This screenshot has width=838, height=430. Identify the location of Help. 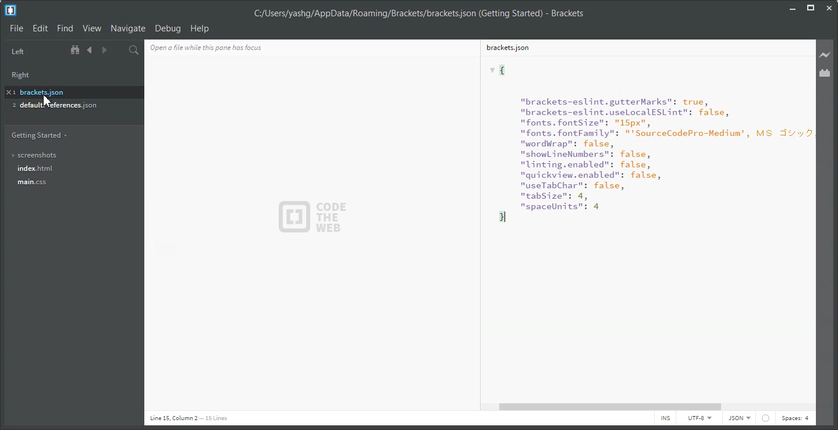
(200, 28).